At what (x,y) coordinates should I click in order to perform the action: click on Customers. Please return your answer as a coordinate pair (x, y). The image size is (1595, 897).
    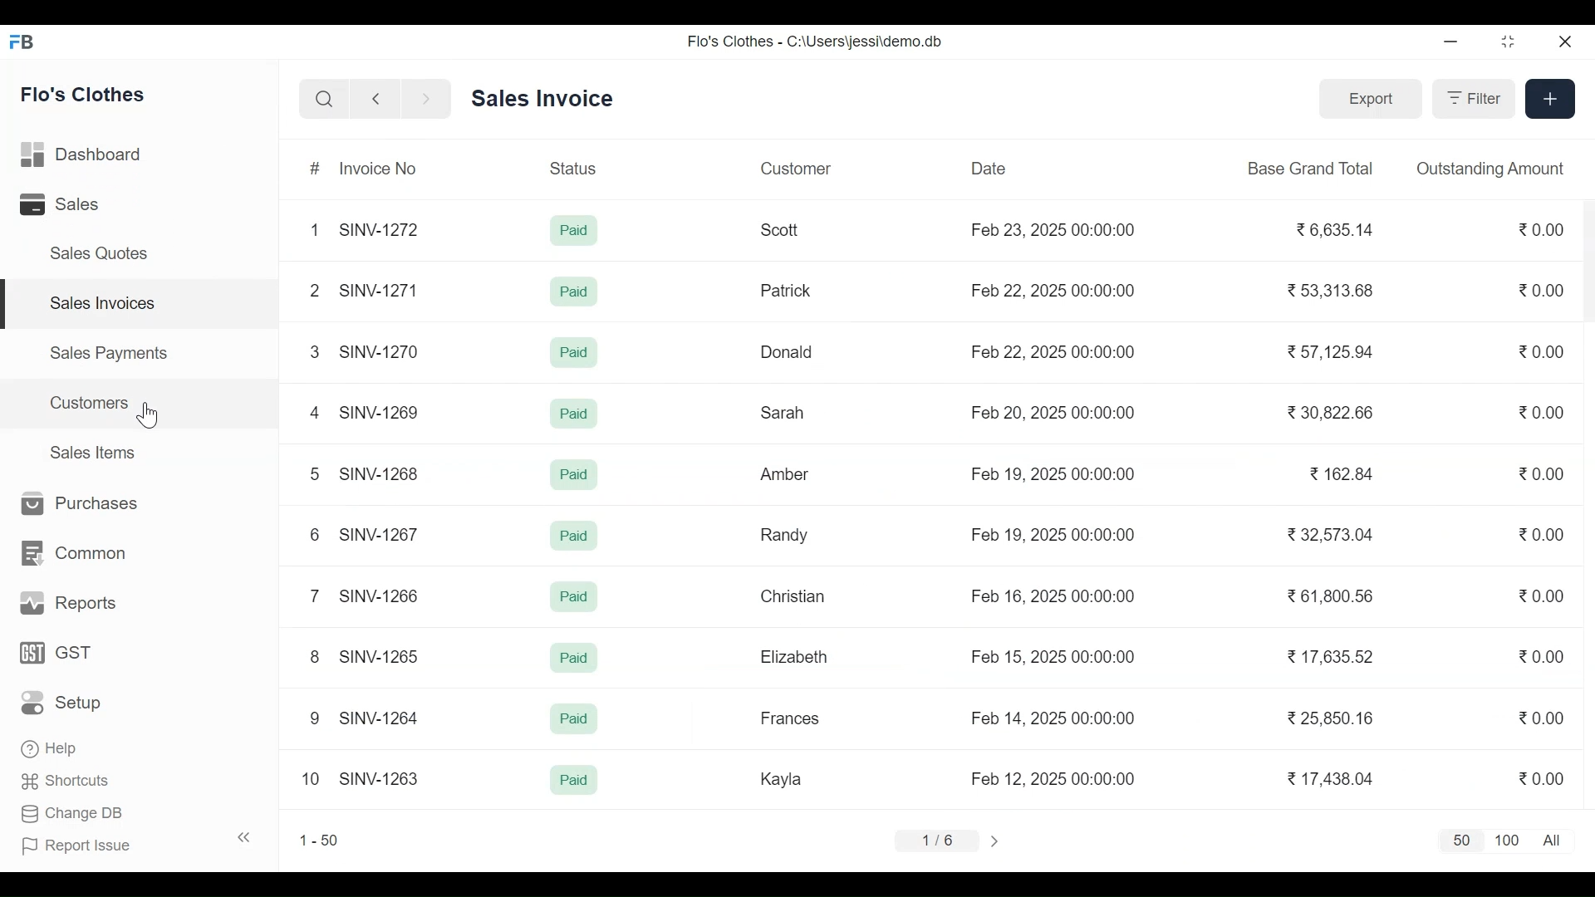
    Looking at the image, I should click on (92, 404).